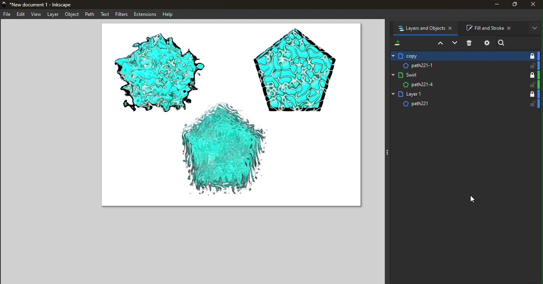  What do you see at coordinates (534, 65) in the screenshot?
I see `lock/unlock layer` at bounding box center [534, 65].